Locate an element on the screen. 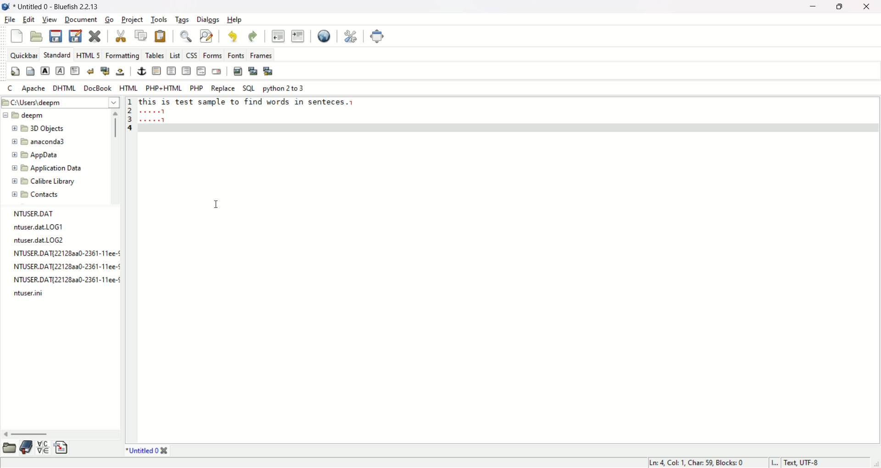 This screenshot has width=881, height=468. standard is located at coordinates (57, 55).